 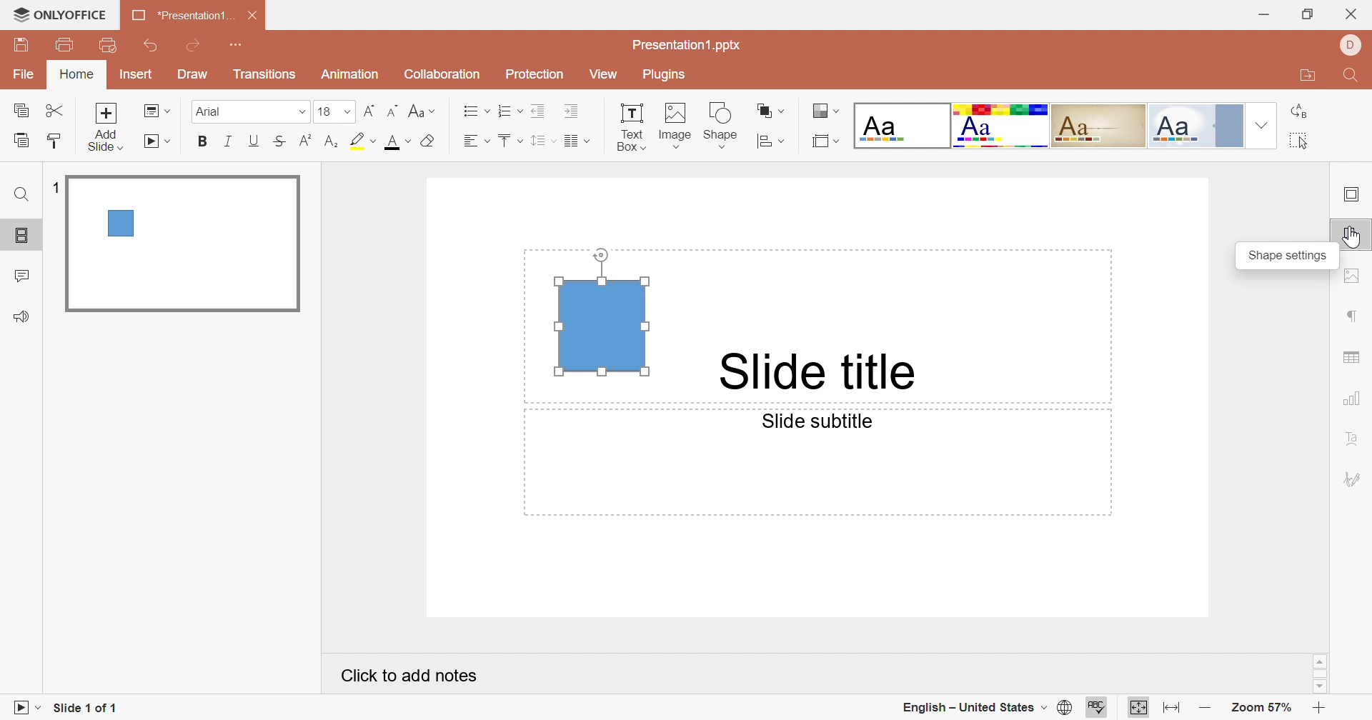 What do you see at coordinates (229, 141) in the screenshot?
I see `Italic` at bounding box center [229, 141].